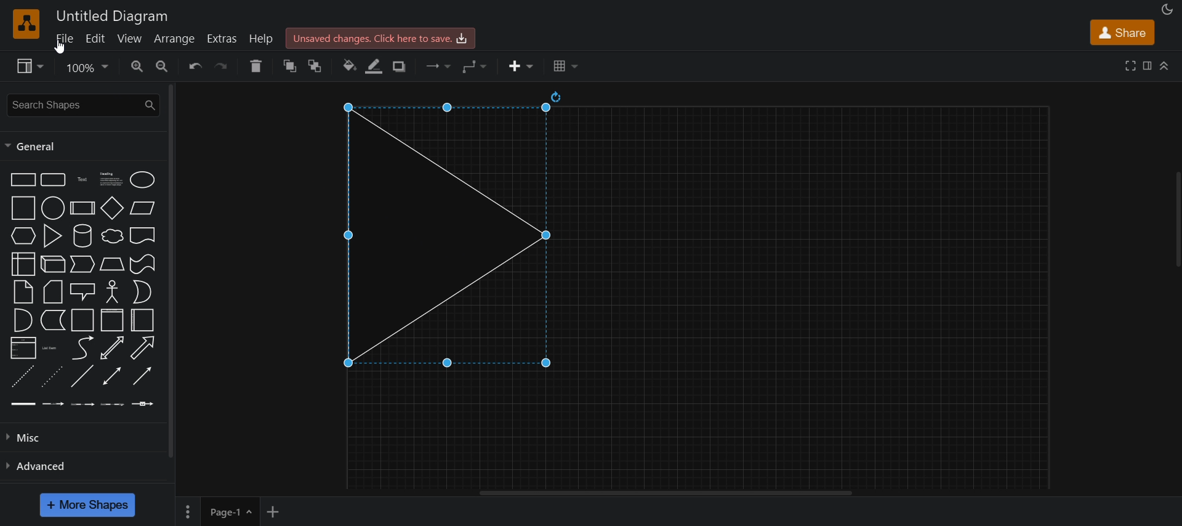 The image size is (1182, 526). Describe the element at coordinates (1128, 66) in the screenshot. I see `full screen` at that location.